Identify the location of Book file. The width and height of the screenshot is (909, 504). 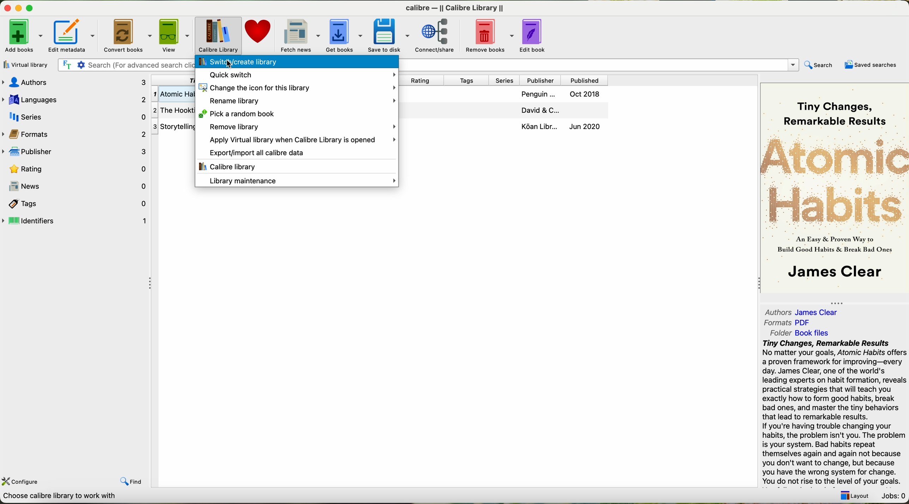
(812, 333).